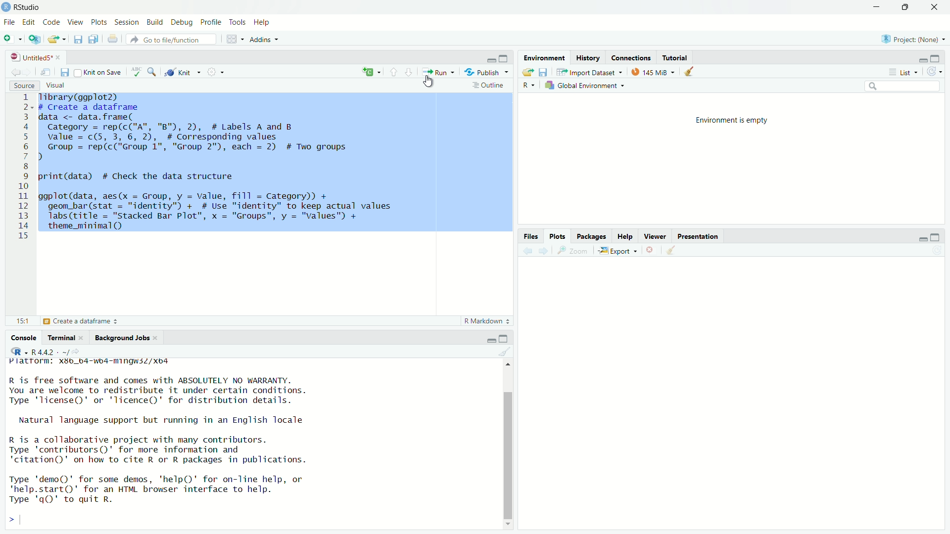  Describe the element at coordinates (527, 71) in the screenshot. I see `Load workspace` at that location.